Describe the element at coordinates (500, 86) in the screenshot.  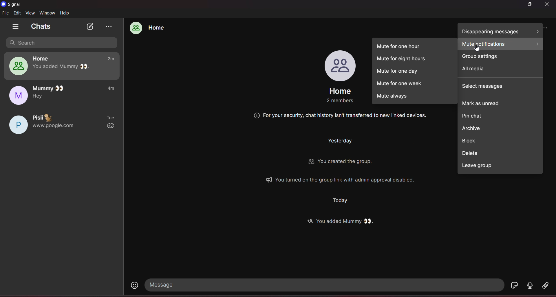
I see `select messages` at that location.